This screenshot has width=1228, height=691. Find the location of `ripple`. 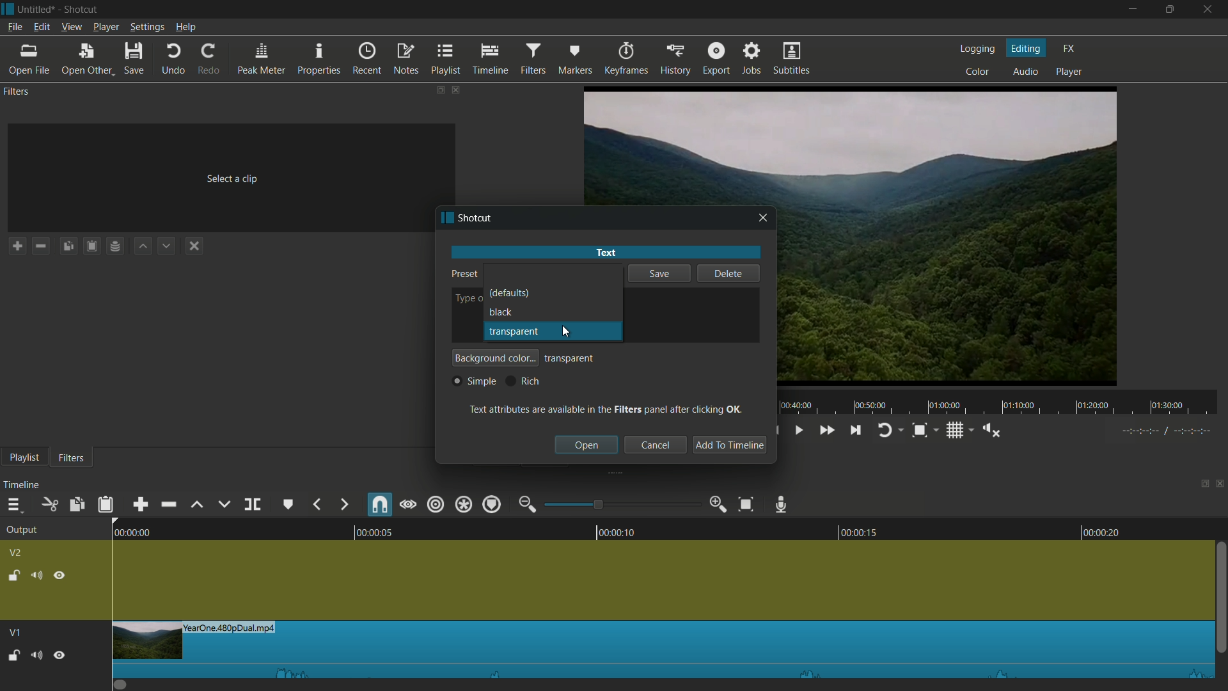

ripple is located at coordinates (437, 505).